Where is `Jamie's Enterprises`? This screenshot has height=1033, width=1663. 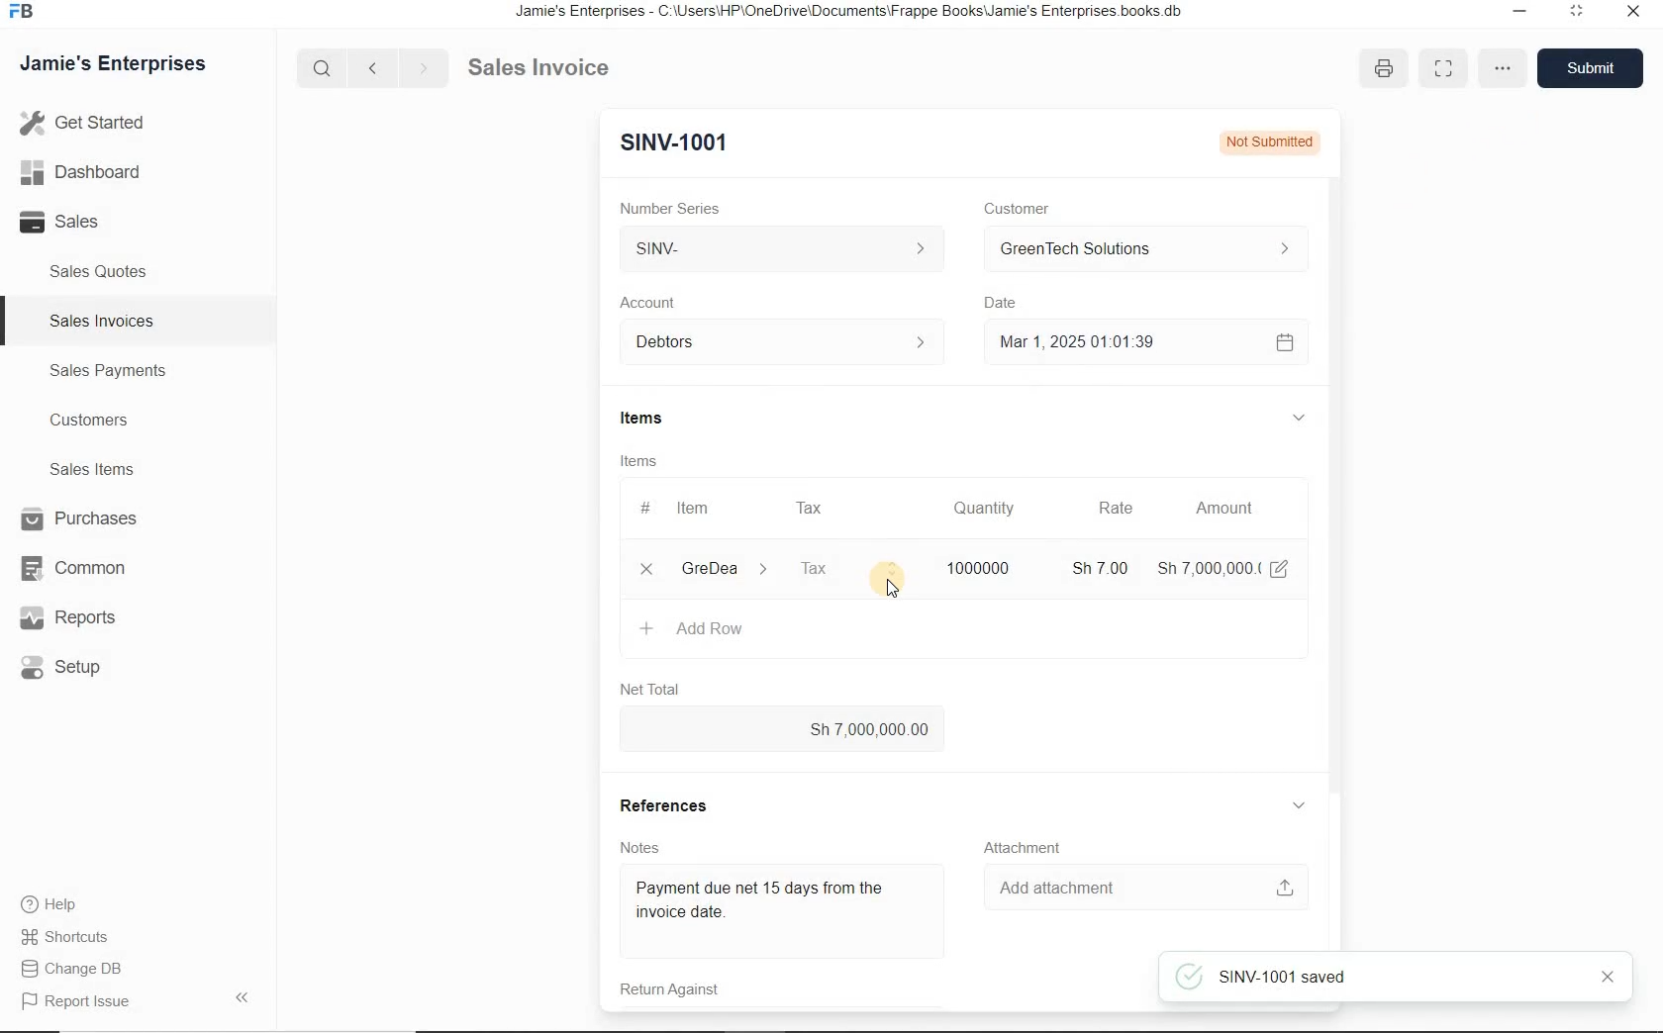
Jamie's Enterprises is located at coordinates (111, 64).